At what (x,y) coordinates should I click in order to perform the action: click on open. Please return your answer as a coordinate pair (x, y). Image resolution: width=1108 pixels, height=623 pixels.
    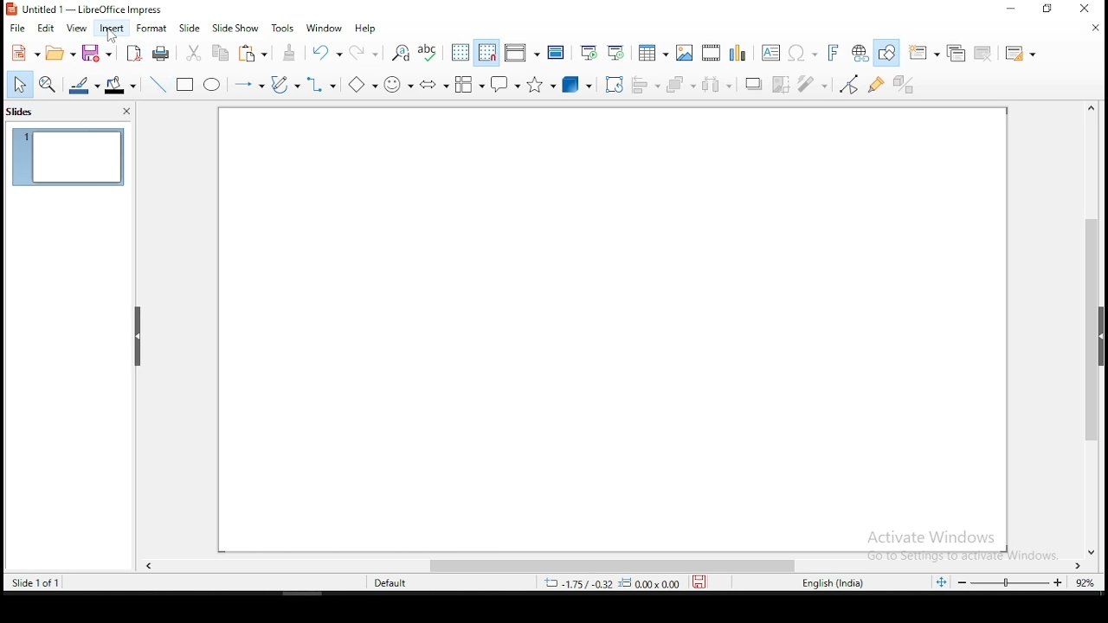
    Looking at the image, I should click on (63, 53).